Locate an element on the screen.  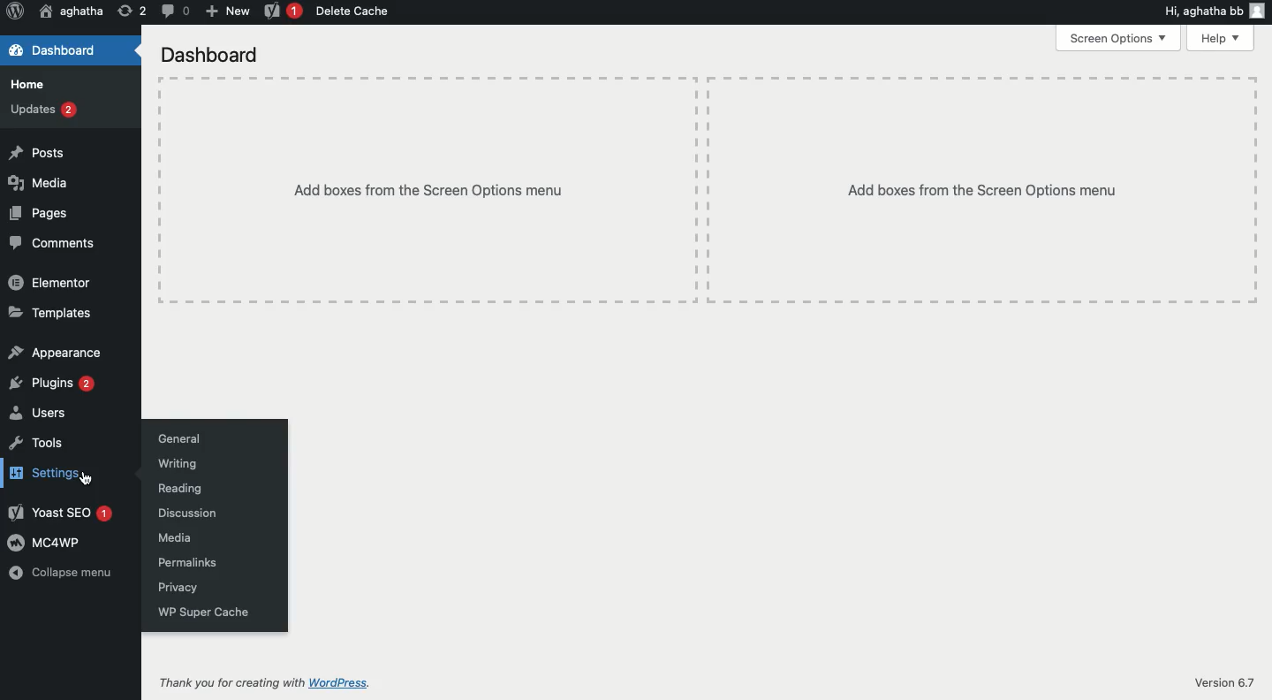
Version 6.7 is located at coordinates (1225, 680).